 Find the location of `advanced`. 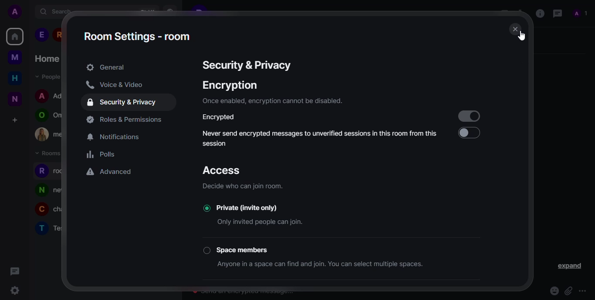

advanced is located at coordinates (110, 173).